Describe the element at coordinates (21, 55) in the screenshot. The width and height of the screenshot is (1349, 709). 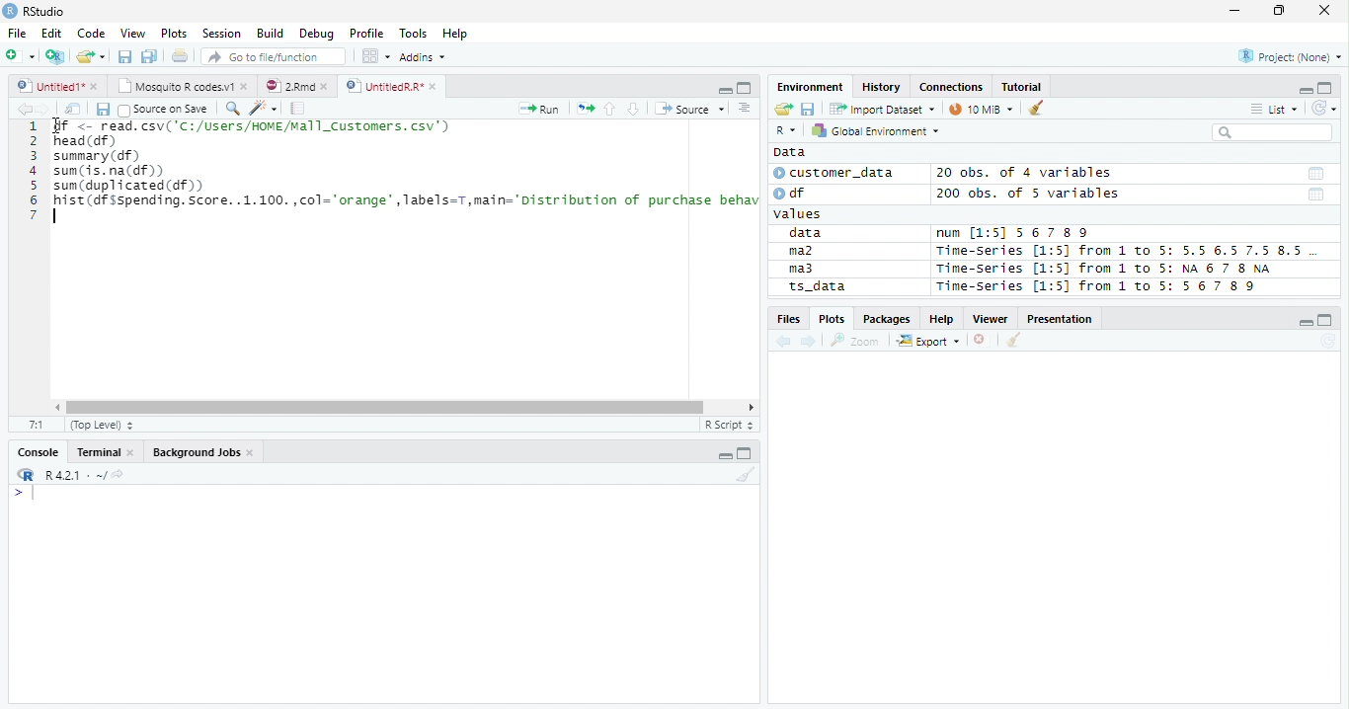
I see `New File` at that location.